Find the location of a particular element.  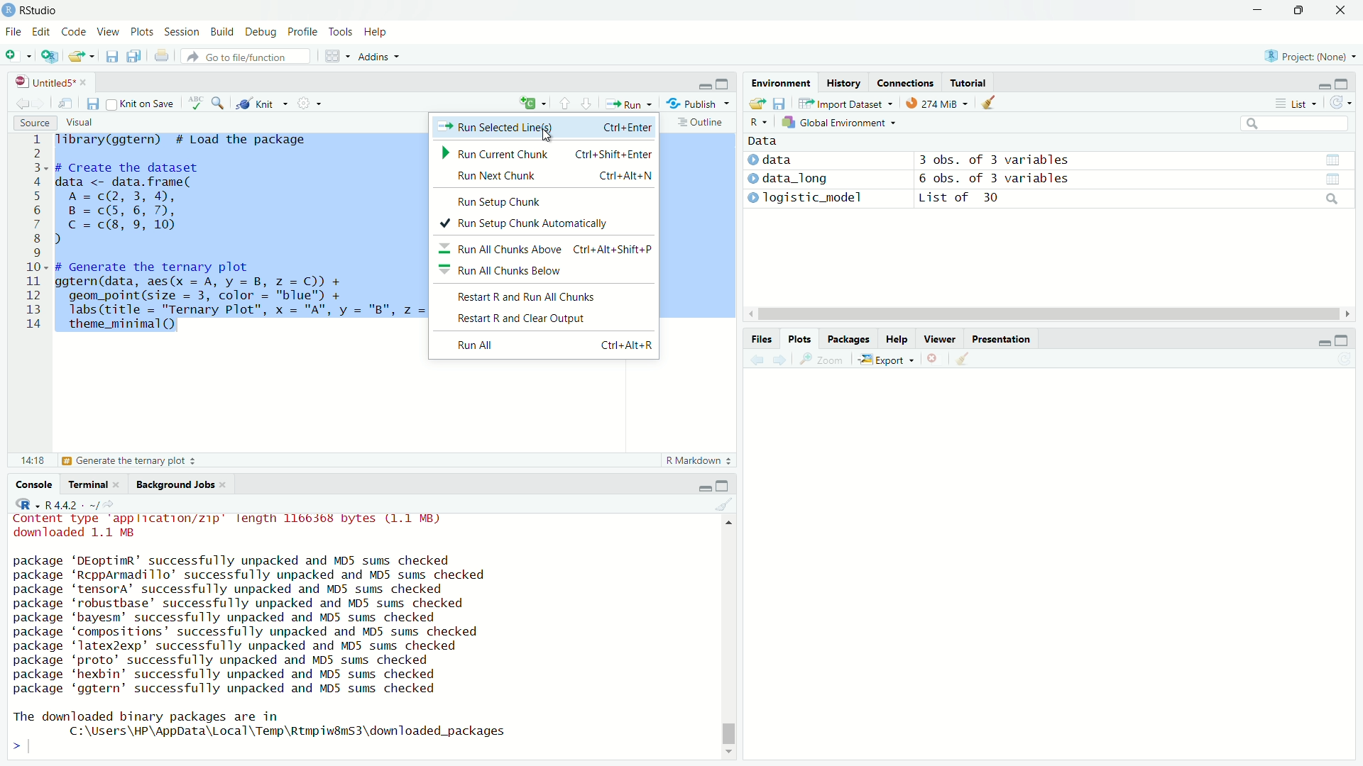

Global Environment «= is located at coordinates (841, 121).